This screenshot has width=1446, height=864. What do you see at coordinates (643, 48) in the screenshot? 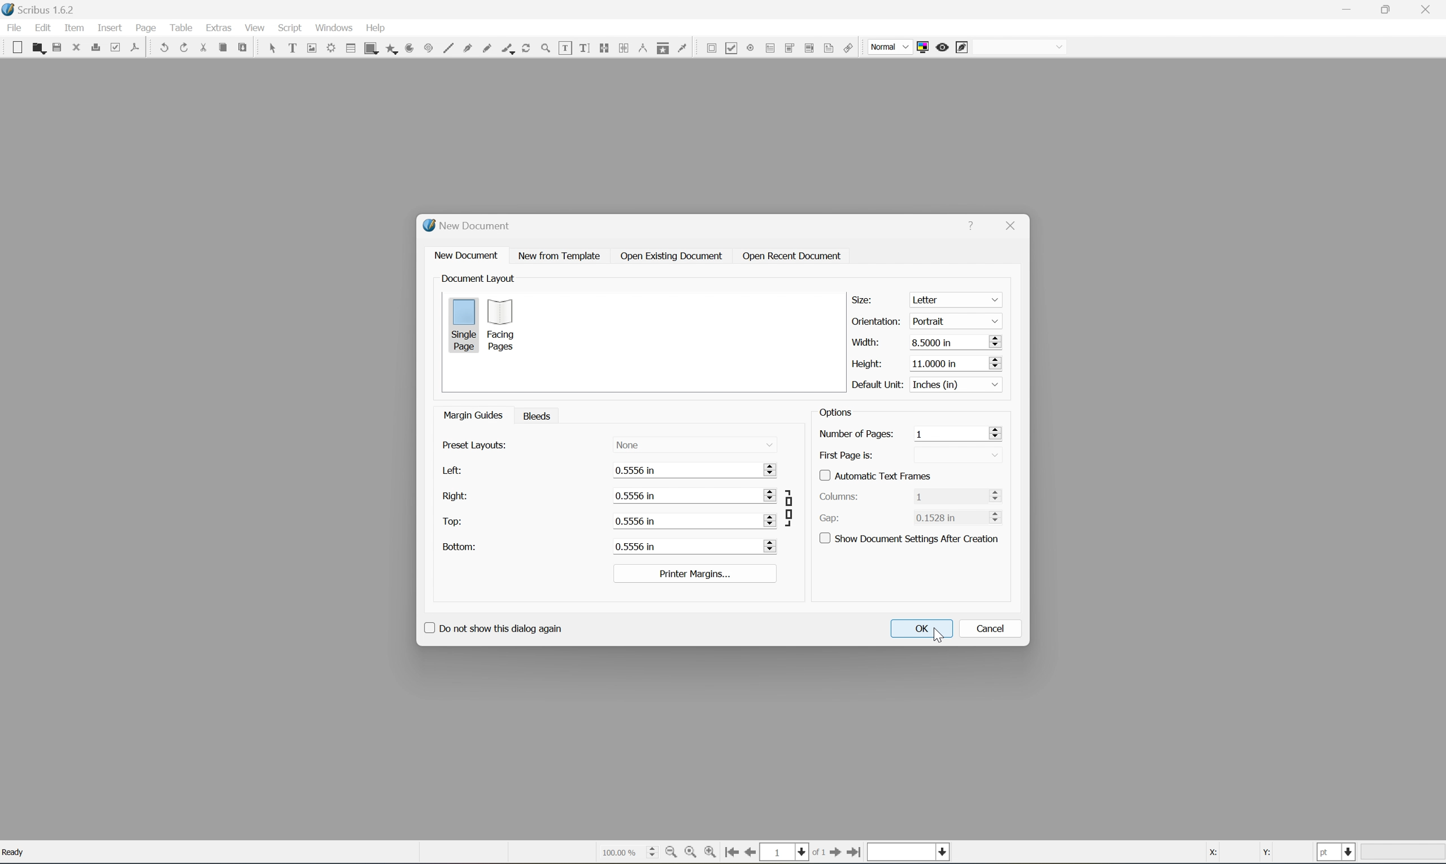
I see `measurements` at bounding box center [643, 48].